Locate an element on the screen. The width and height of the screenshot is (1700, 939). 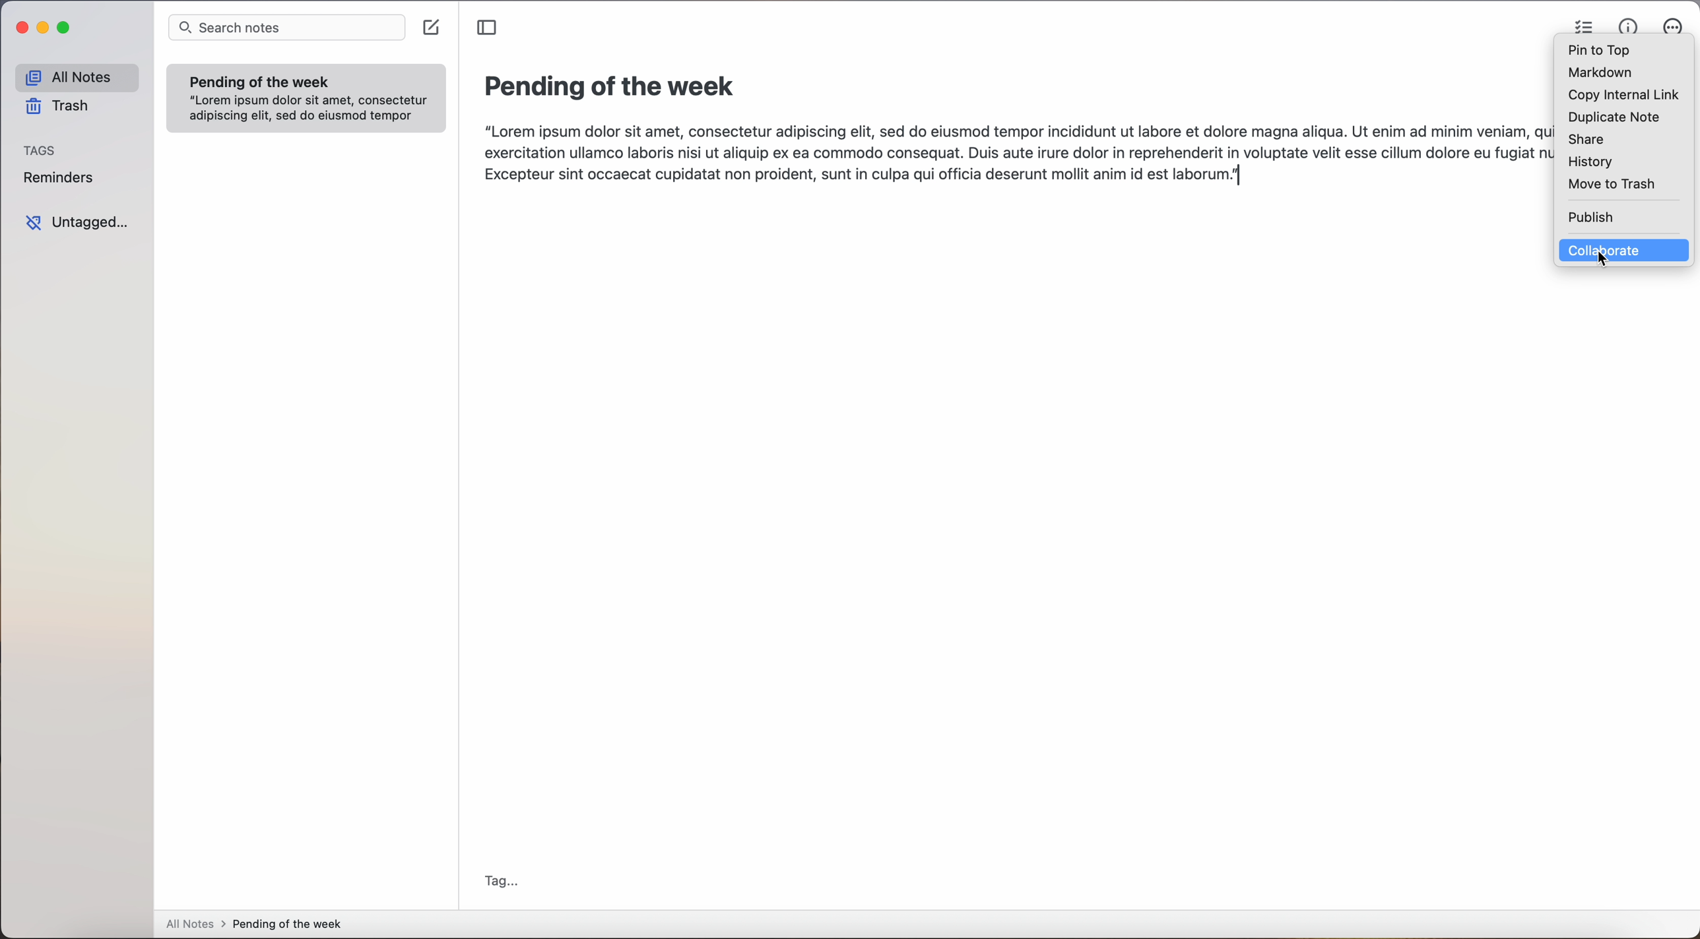
tags is located at coordinates (39, 150).